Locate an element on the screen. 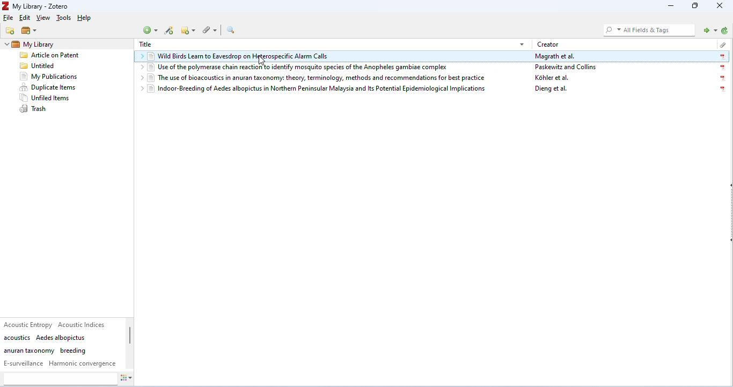 Image resolution: width=733 pixels, height=387 pixels. Köhler et al. is located at coordinates (553, 79).